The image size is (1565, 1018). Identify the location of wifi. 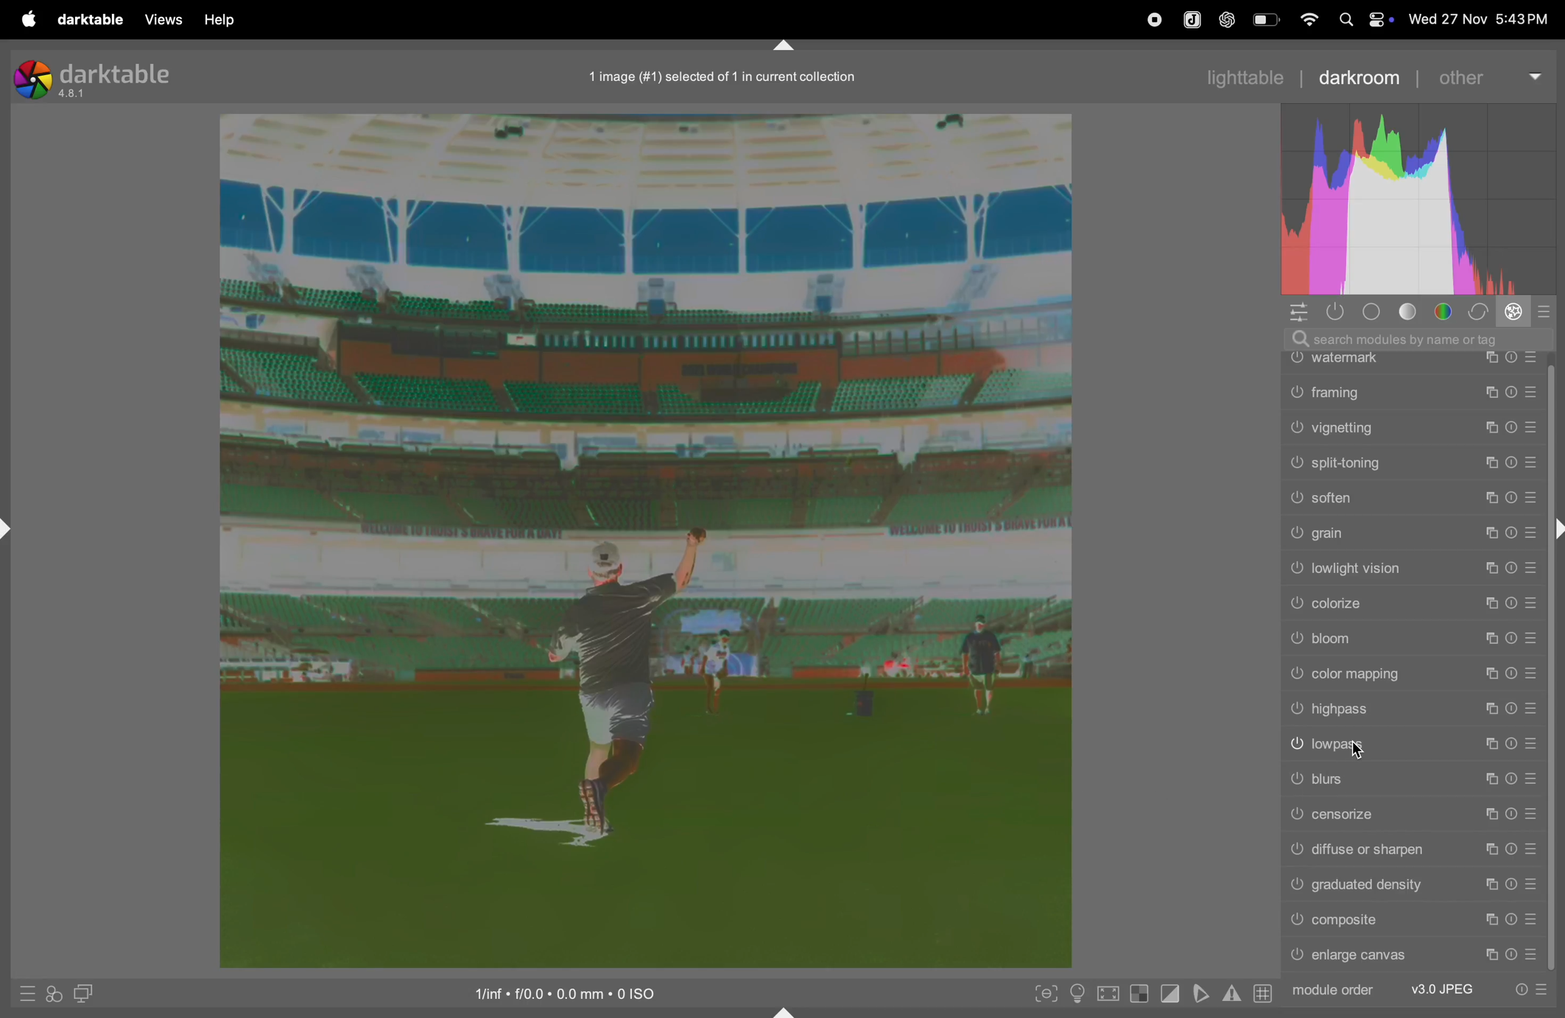
(1307, 19).